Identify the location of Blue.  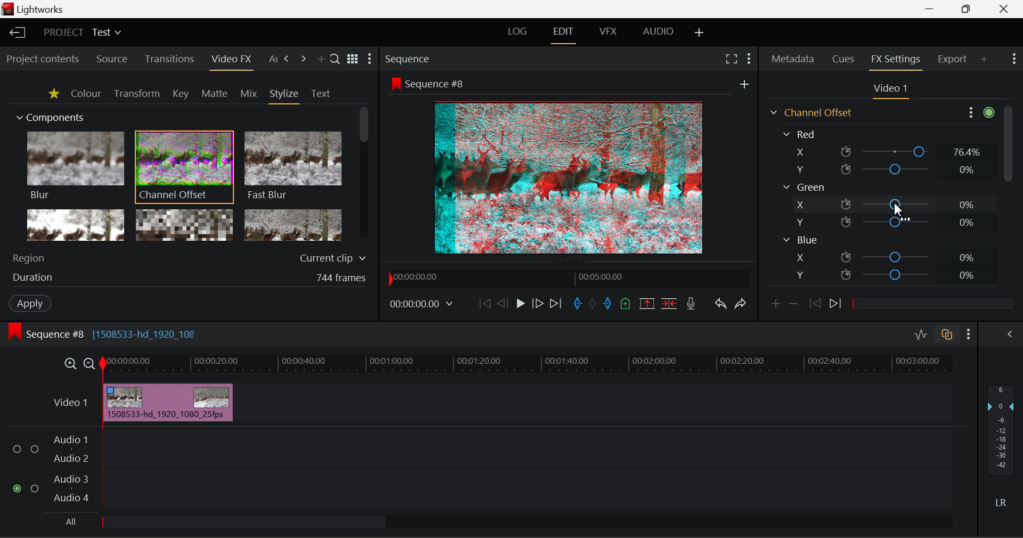
(800, 240).